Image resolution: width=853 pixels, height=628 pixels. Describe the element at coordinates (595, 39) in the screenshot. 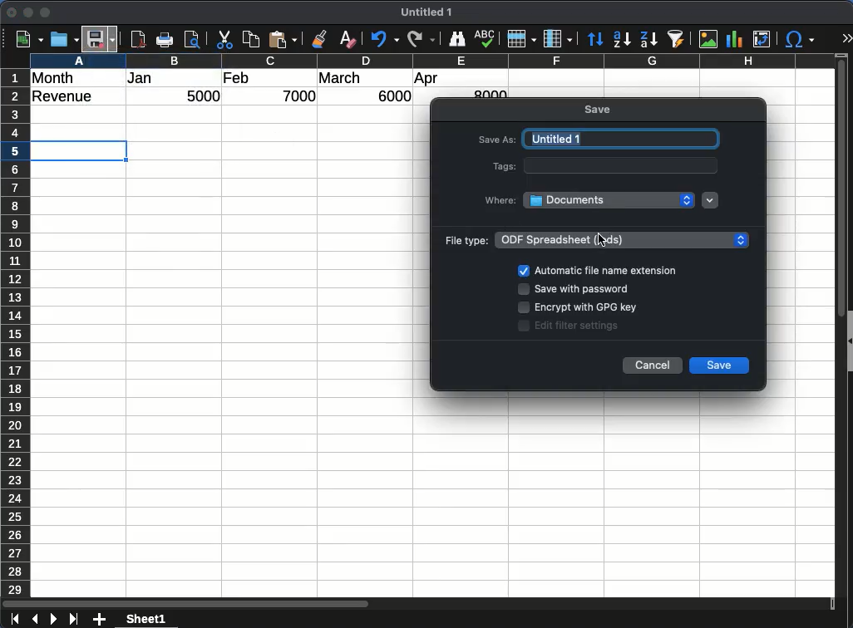

I see `sort` at that location.